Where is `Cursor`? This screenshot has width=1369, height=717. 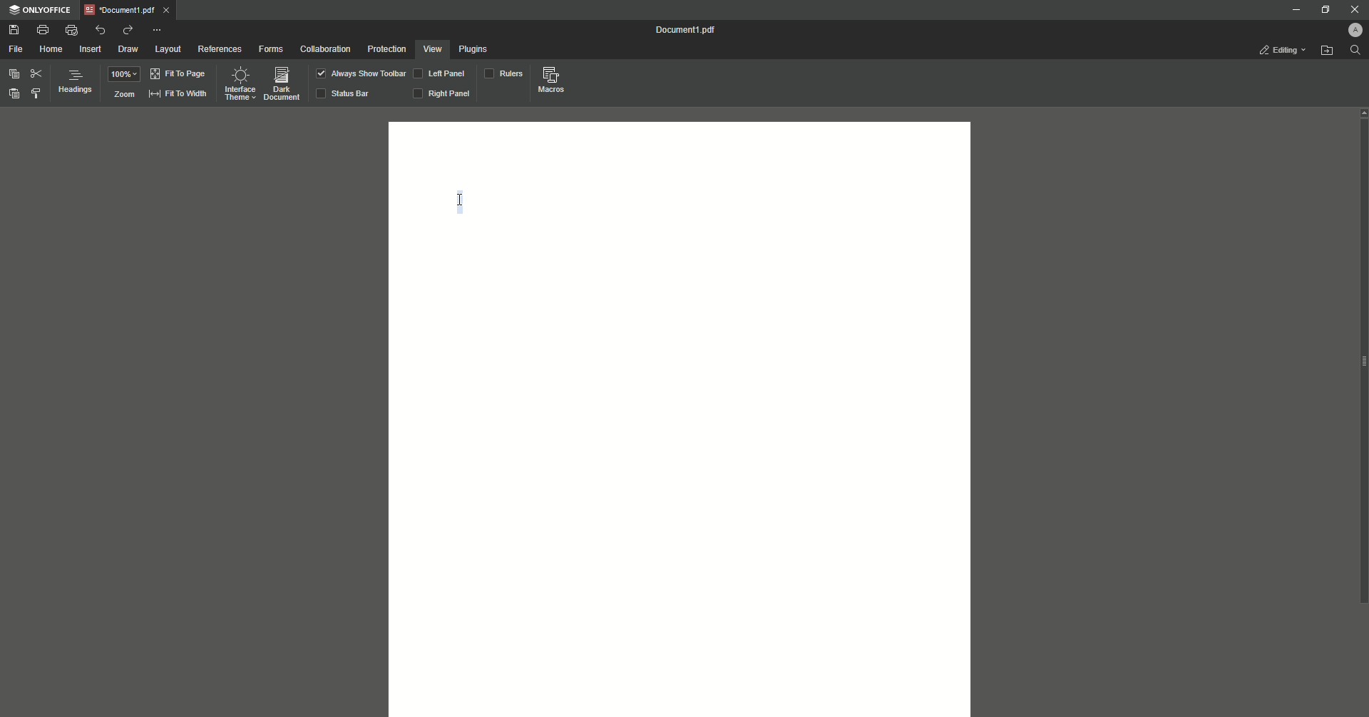
Cursor is located at coordinates (461, 201).